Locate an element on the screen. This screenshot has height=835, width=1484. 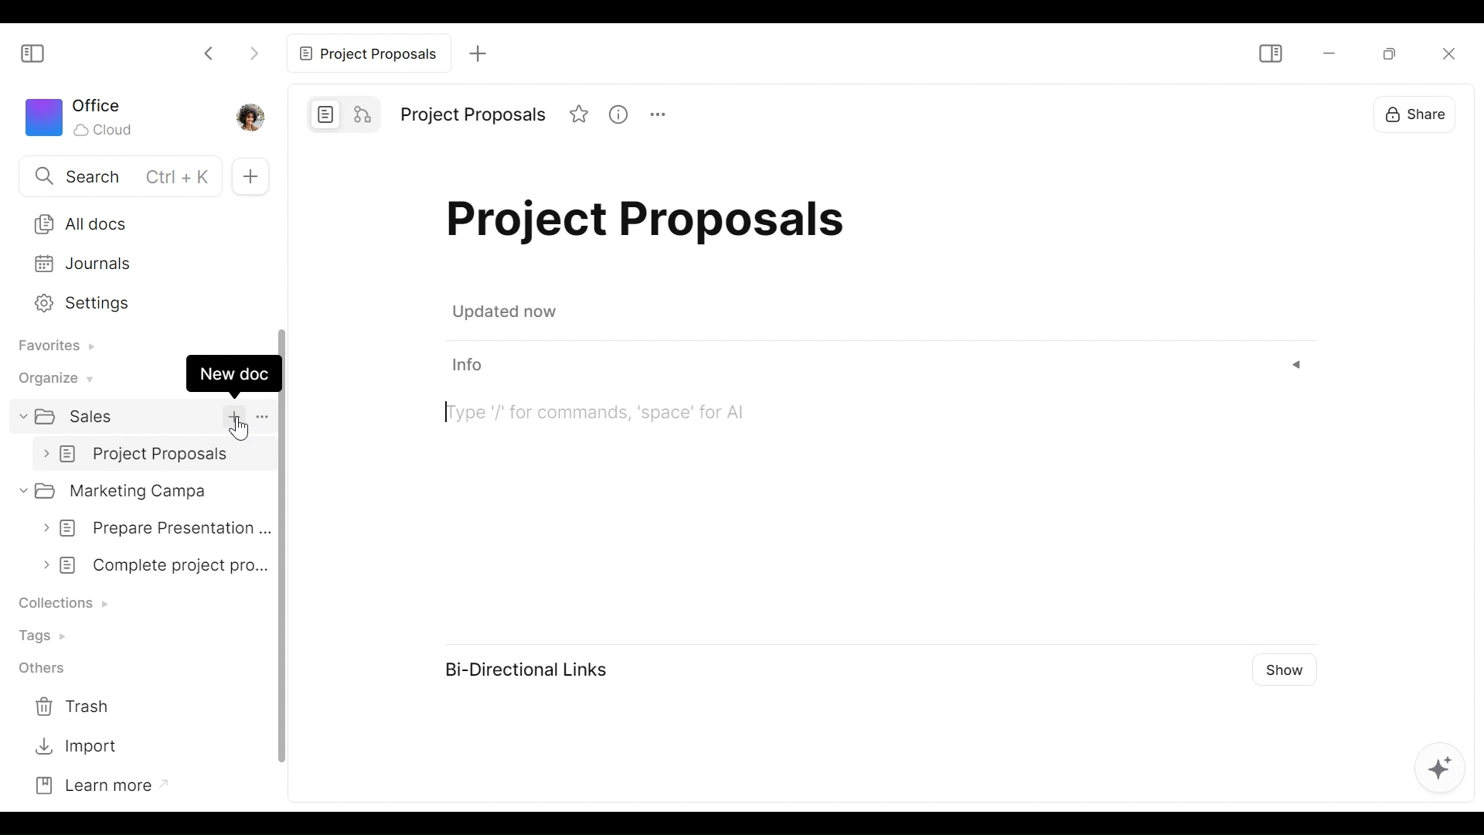
Favorites is located at coordinates (53, 346).